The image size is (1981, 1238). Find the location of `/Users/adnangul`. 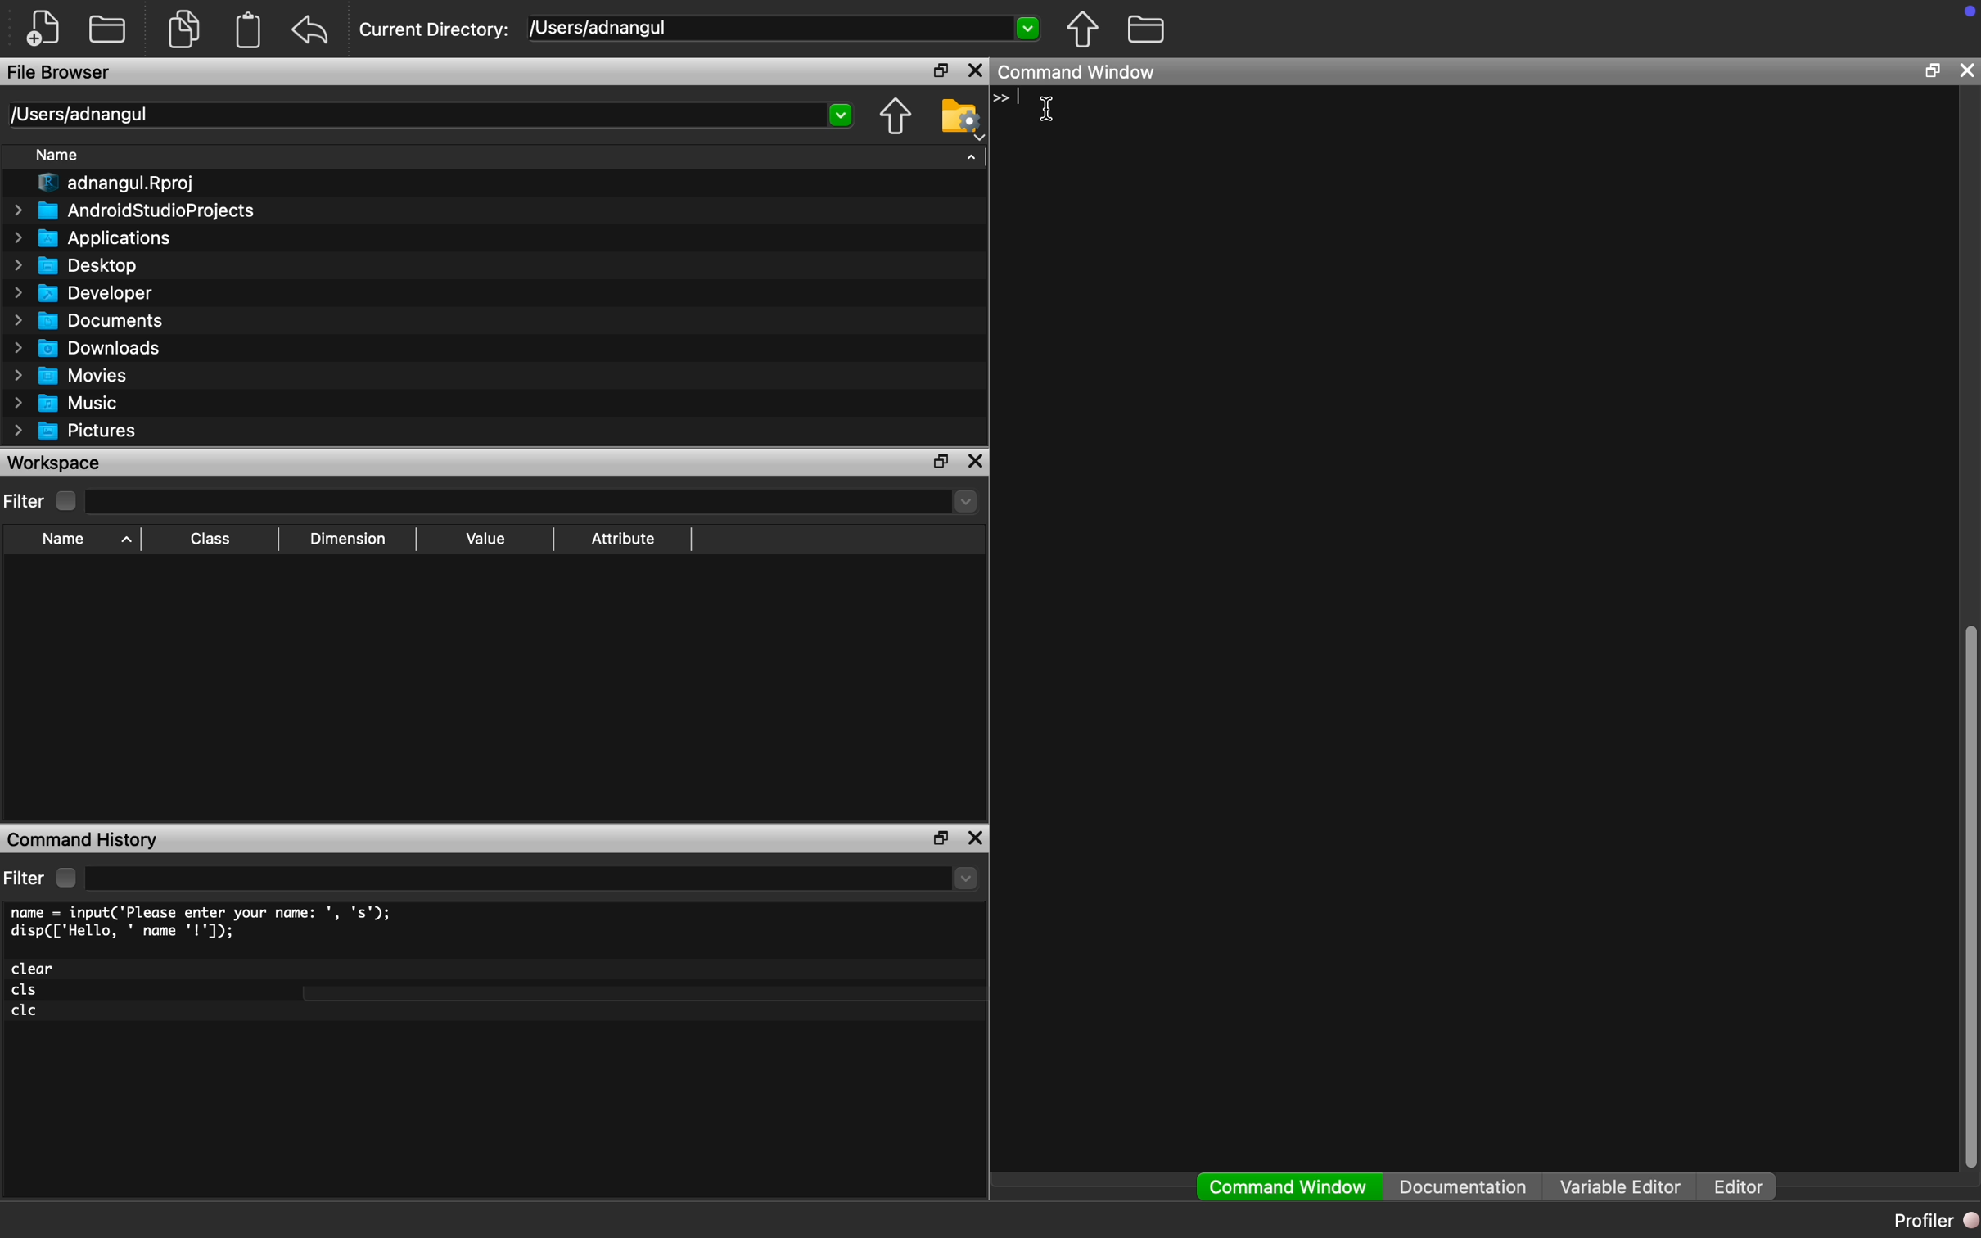

/Users/adnangul is located at coordinates (602, 27).